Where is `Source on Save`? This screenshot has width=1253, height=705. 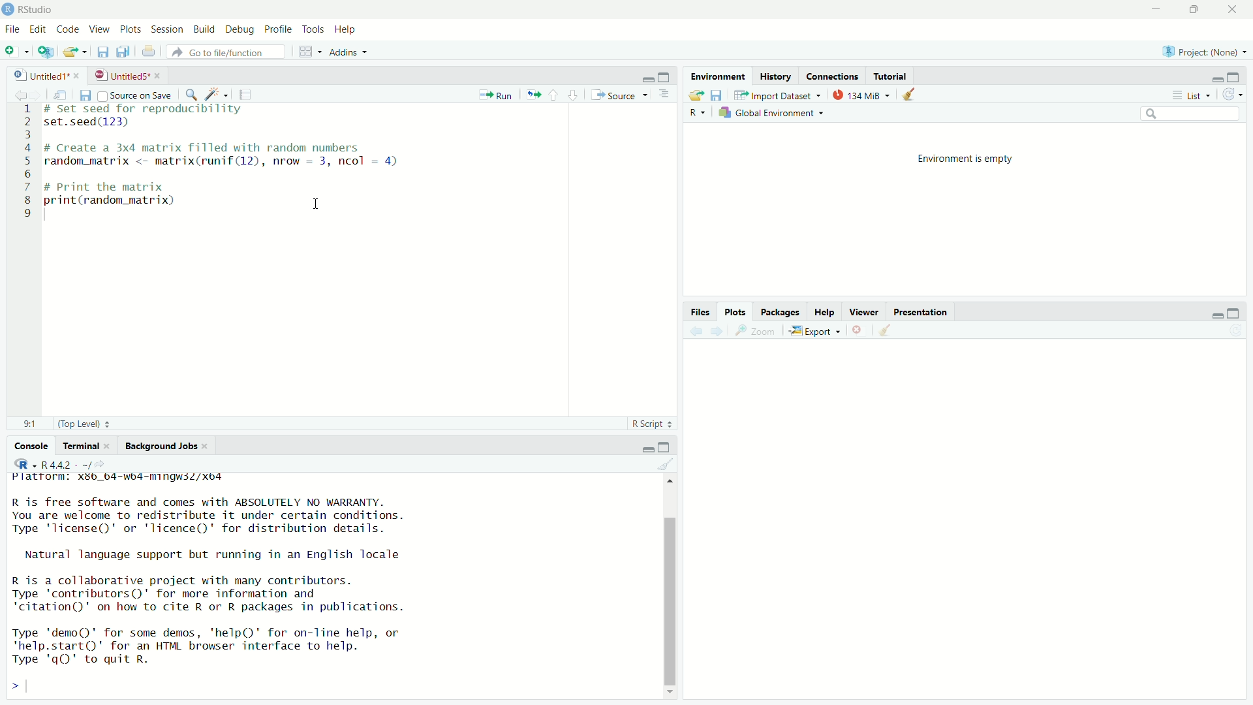
Source on Save is located at coordinates (134, 95).